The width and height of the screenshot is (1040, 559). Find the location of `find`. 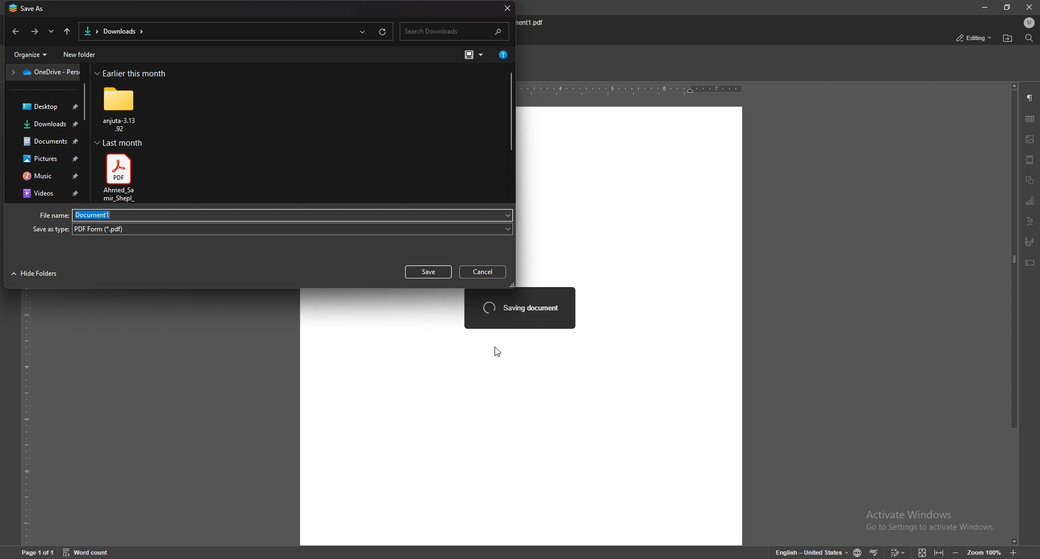

find is located at coordinates (1028, 38).